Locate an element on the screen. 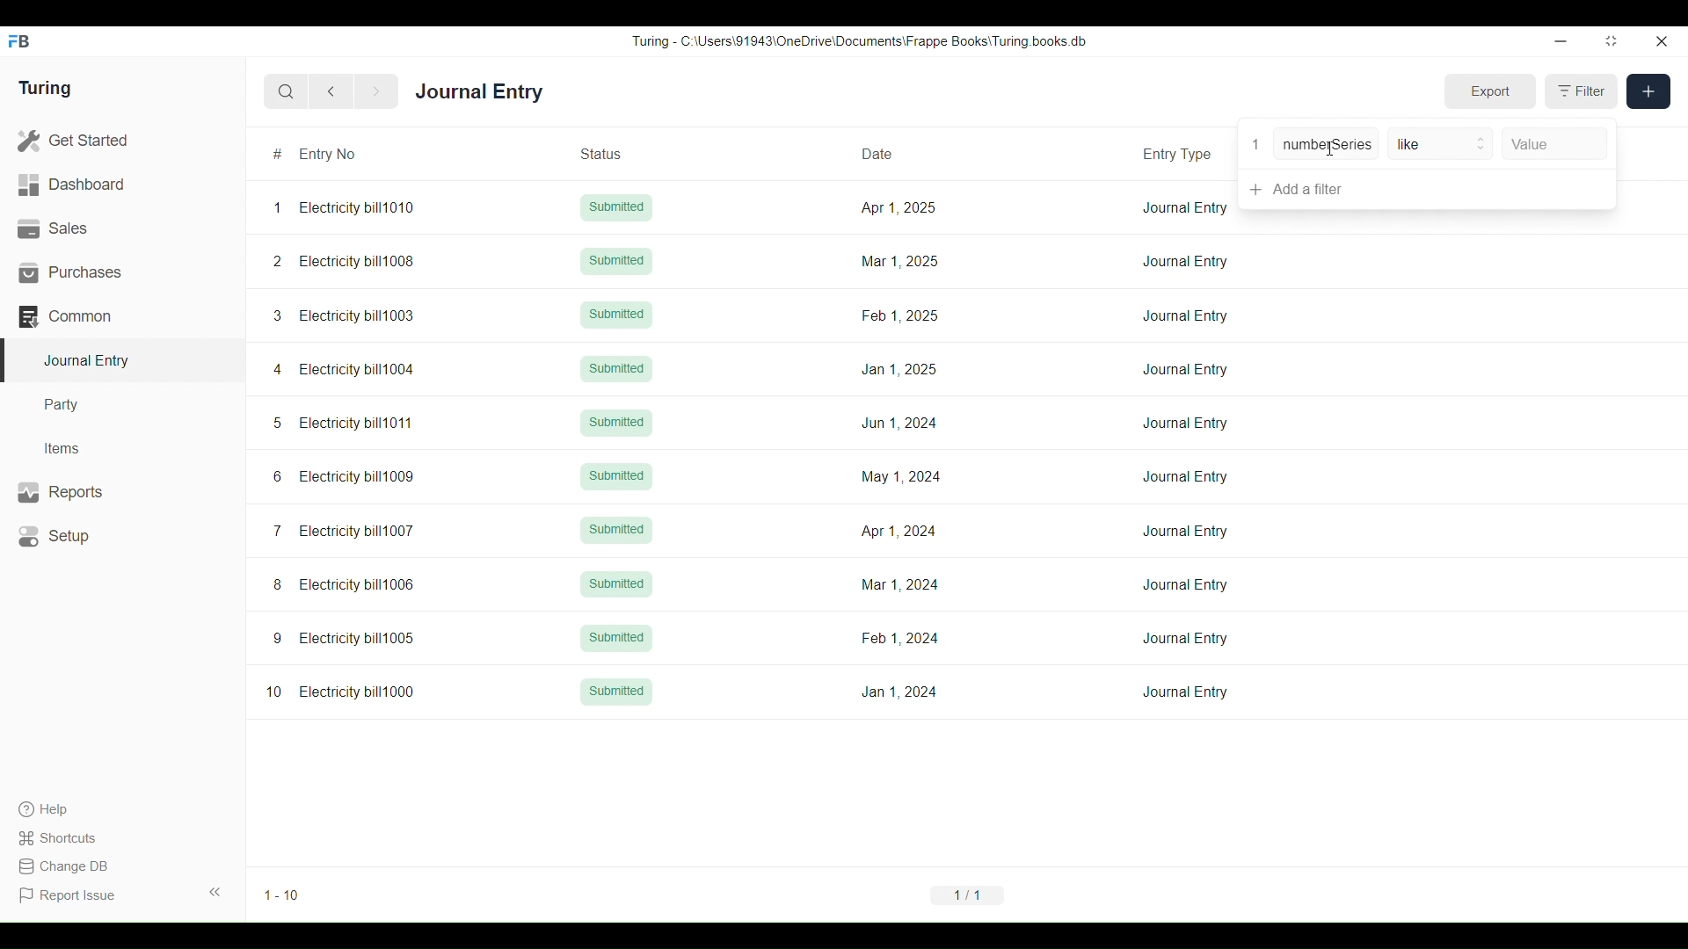 This screenshot has height=949, width=1688. Journal Entry is located at coordinates (1185, 262).